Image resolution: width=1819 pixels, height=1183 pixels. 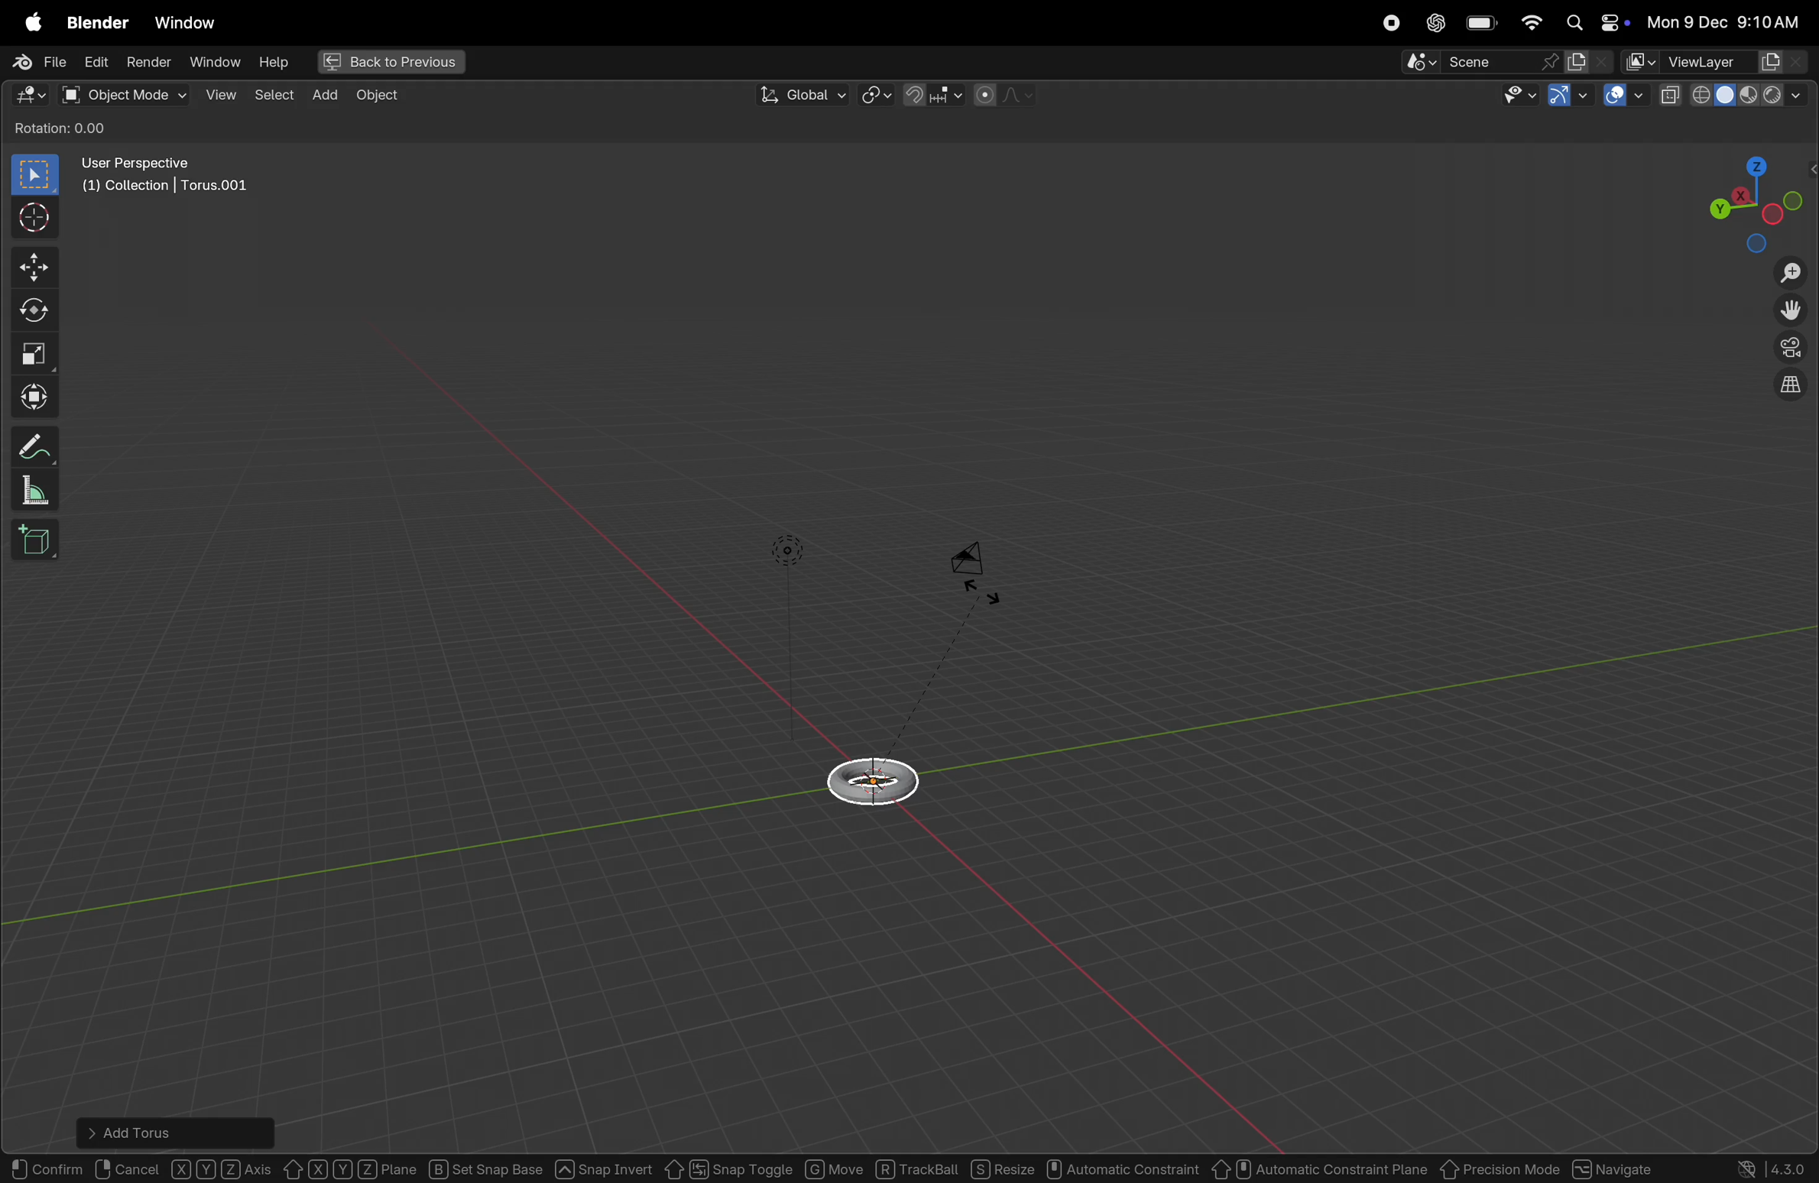 I want to click on snap, so click(x=930, y=95).